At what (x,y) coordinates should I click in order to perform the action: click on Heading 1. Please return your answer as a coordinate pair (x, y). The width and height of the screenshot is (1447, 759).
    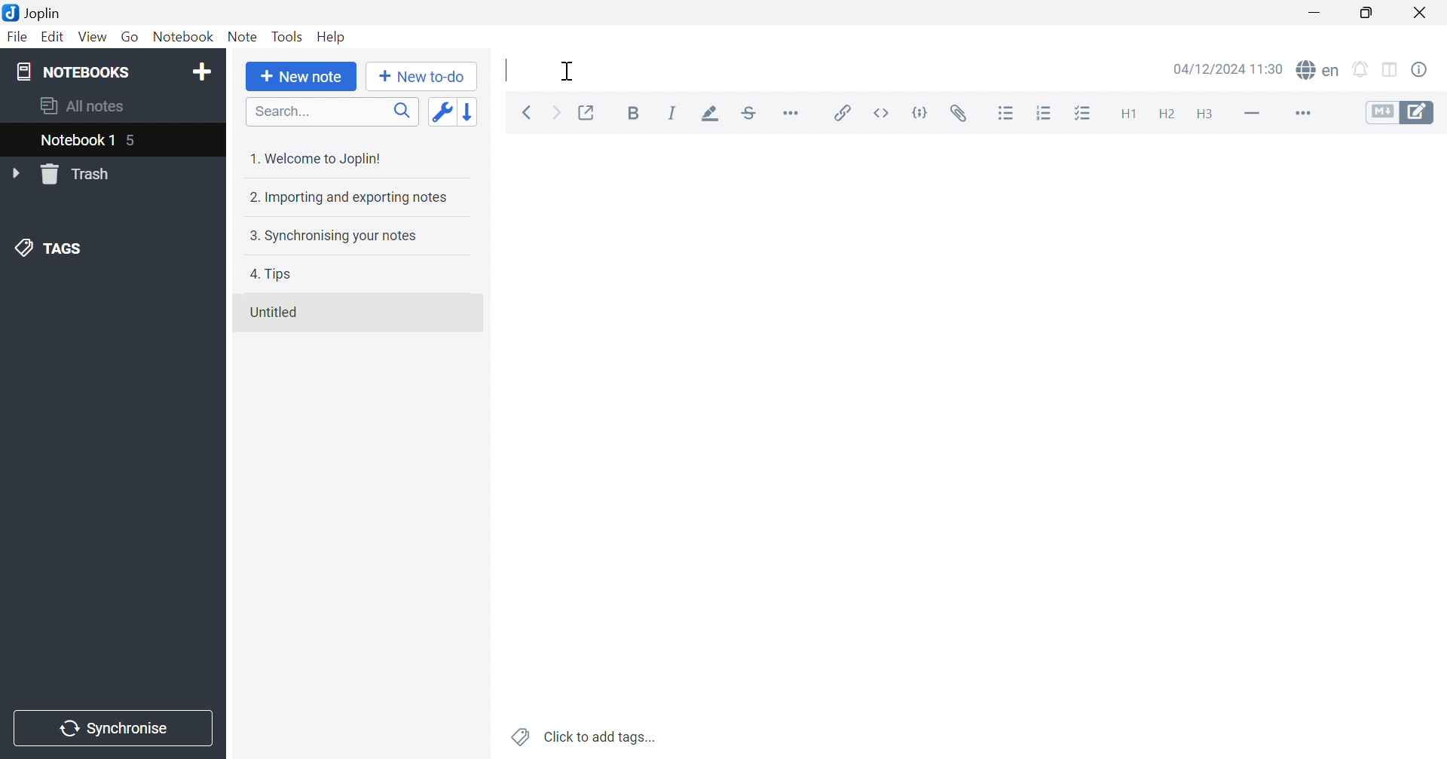
    Looking at the image, I should click on (1130, 114).